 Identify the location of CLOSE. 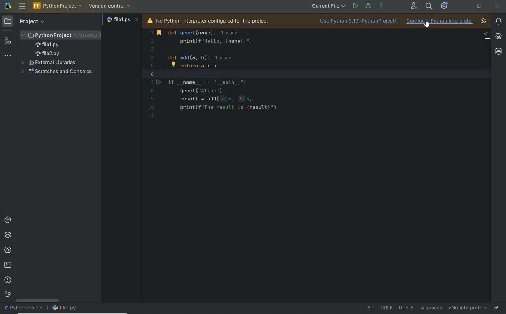
(497, 7).